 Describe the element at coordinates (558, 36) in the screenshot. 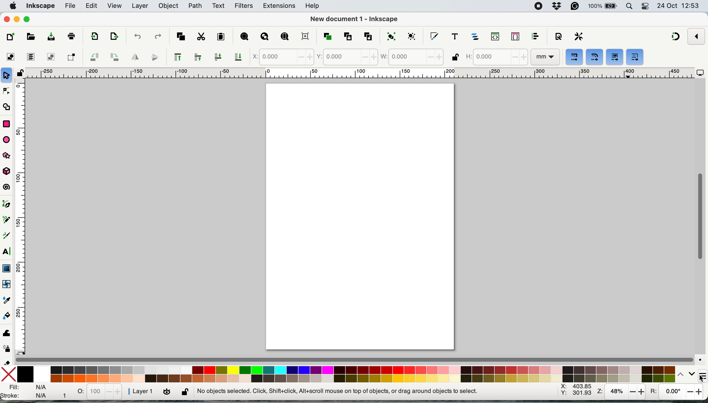

I see `document properties` at that location.